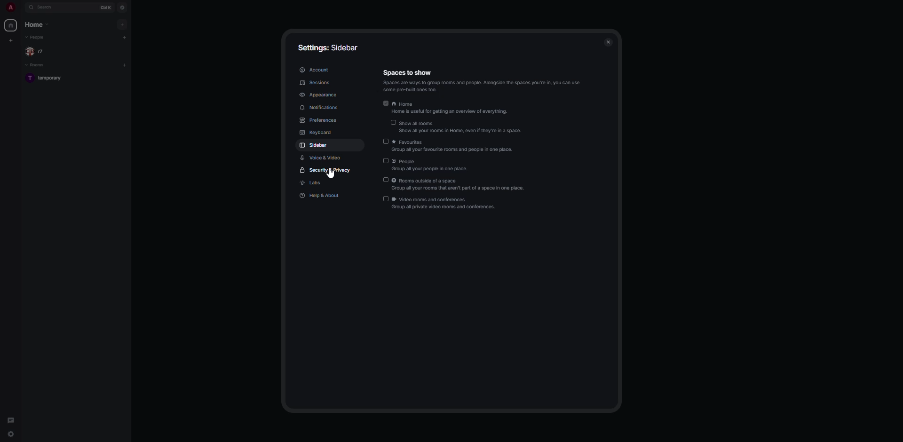 The image size is (903, 442). I want to click on keyboard, so click(316, 133).